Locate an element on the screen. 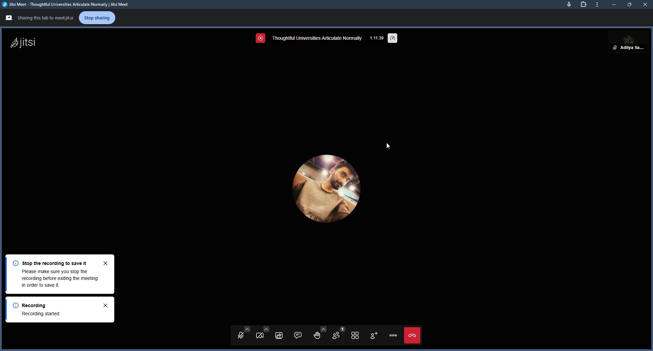 This screenshot has width=653, height=351. Stop the recording to save itPlease make sure you stop therecording before exiting the meeting in order to save it is located at coordinates (61, 275).